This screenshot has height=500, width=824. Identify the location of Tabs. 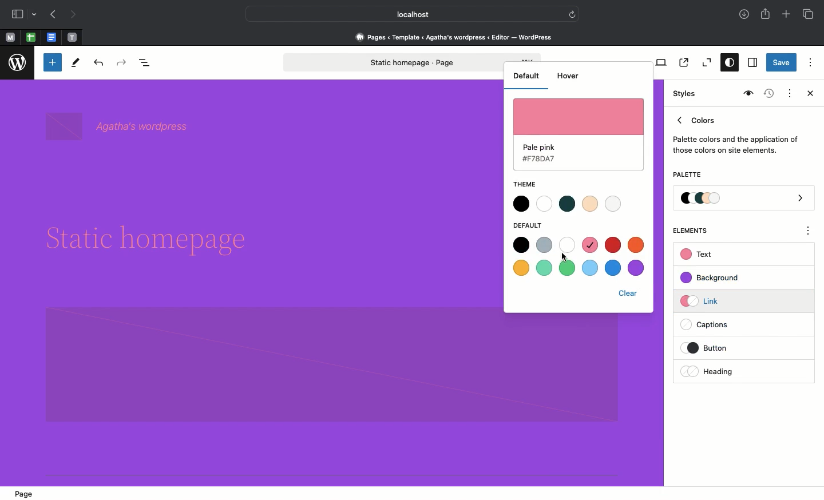
(809, 14).